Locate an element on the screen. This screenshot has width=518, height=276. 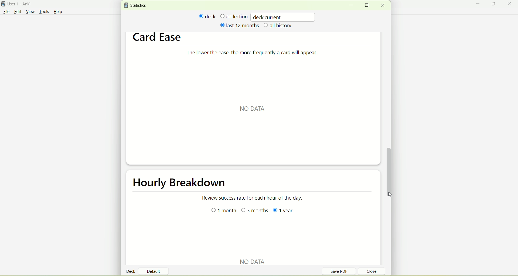
vertical scroll bar is located at coordinates (389, 168).